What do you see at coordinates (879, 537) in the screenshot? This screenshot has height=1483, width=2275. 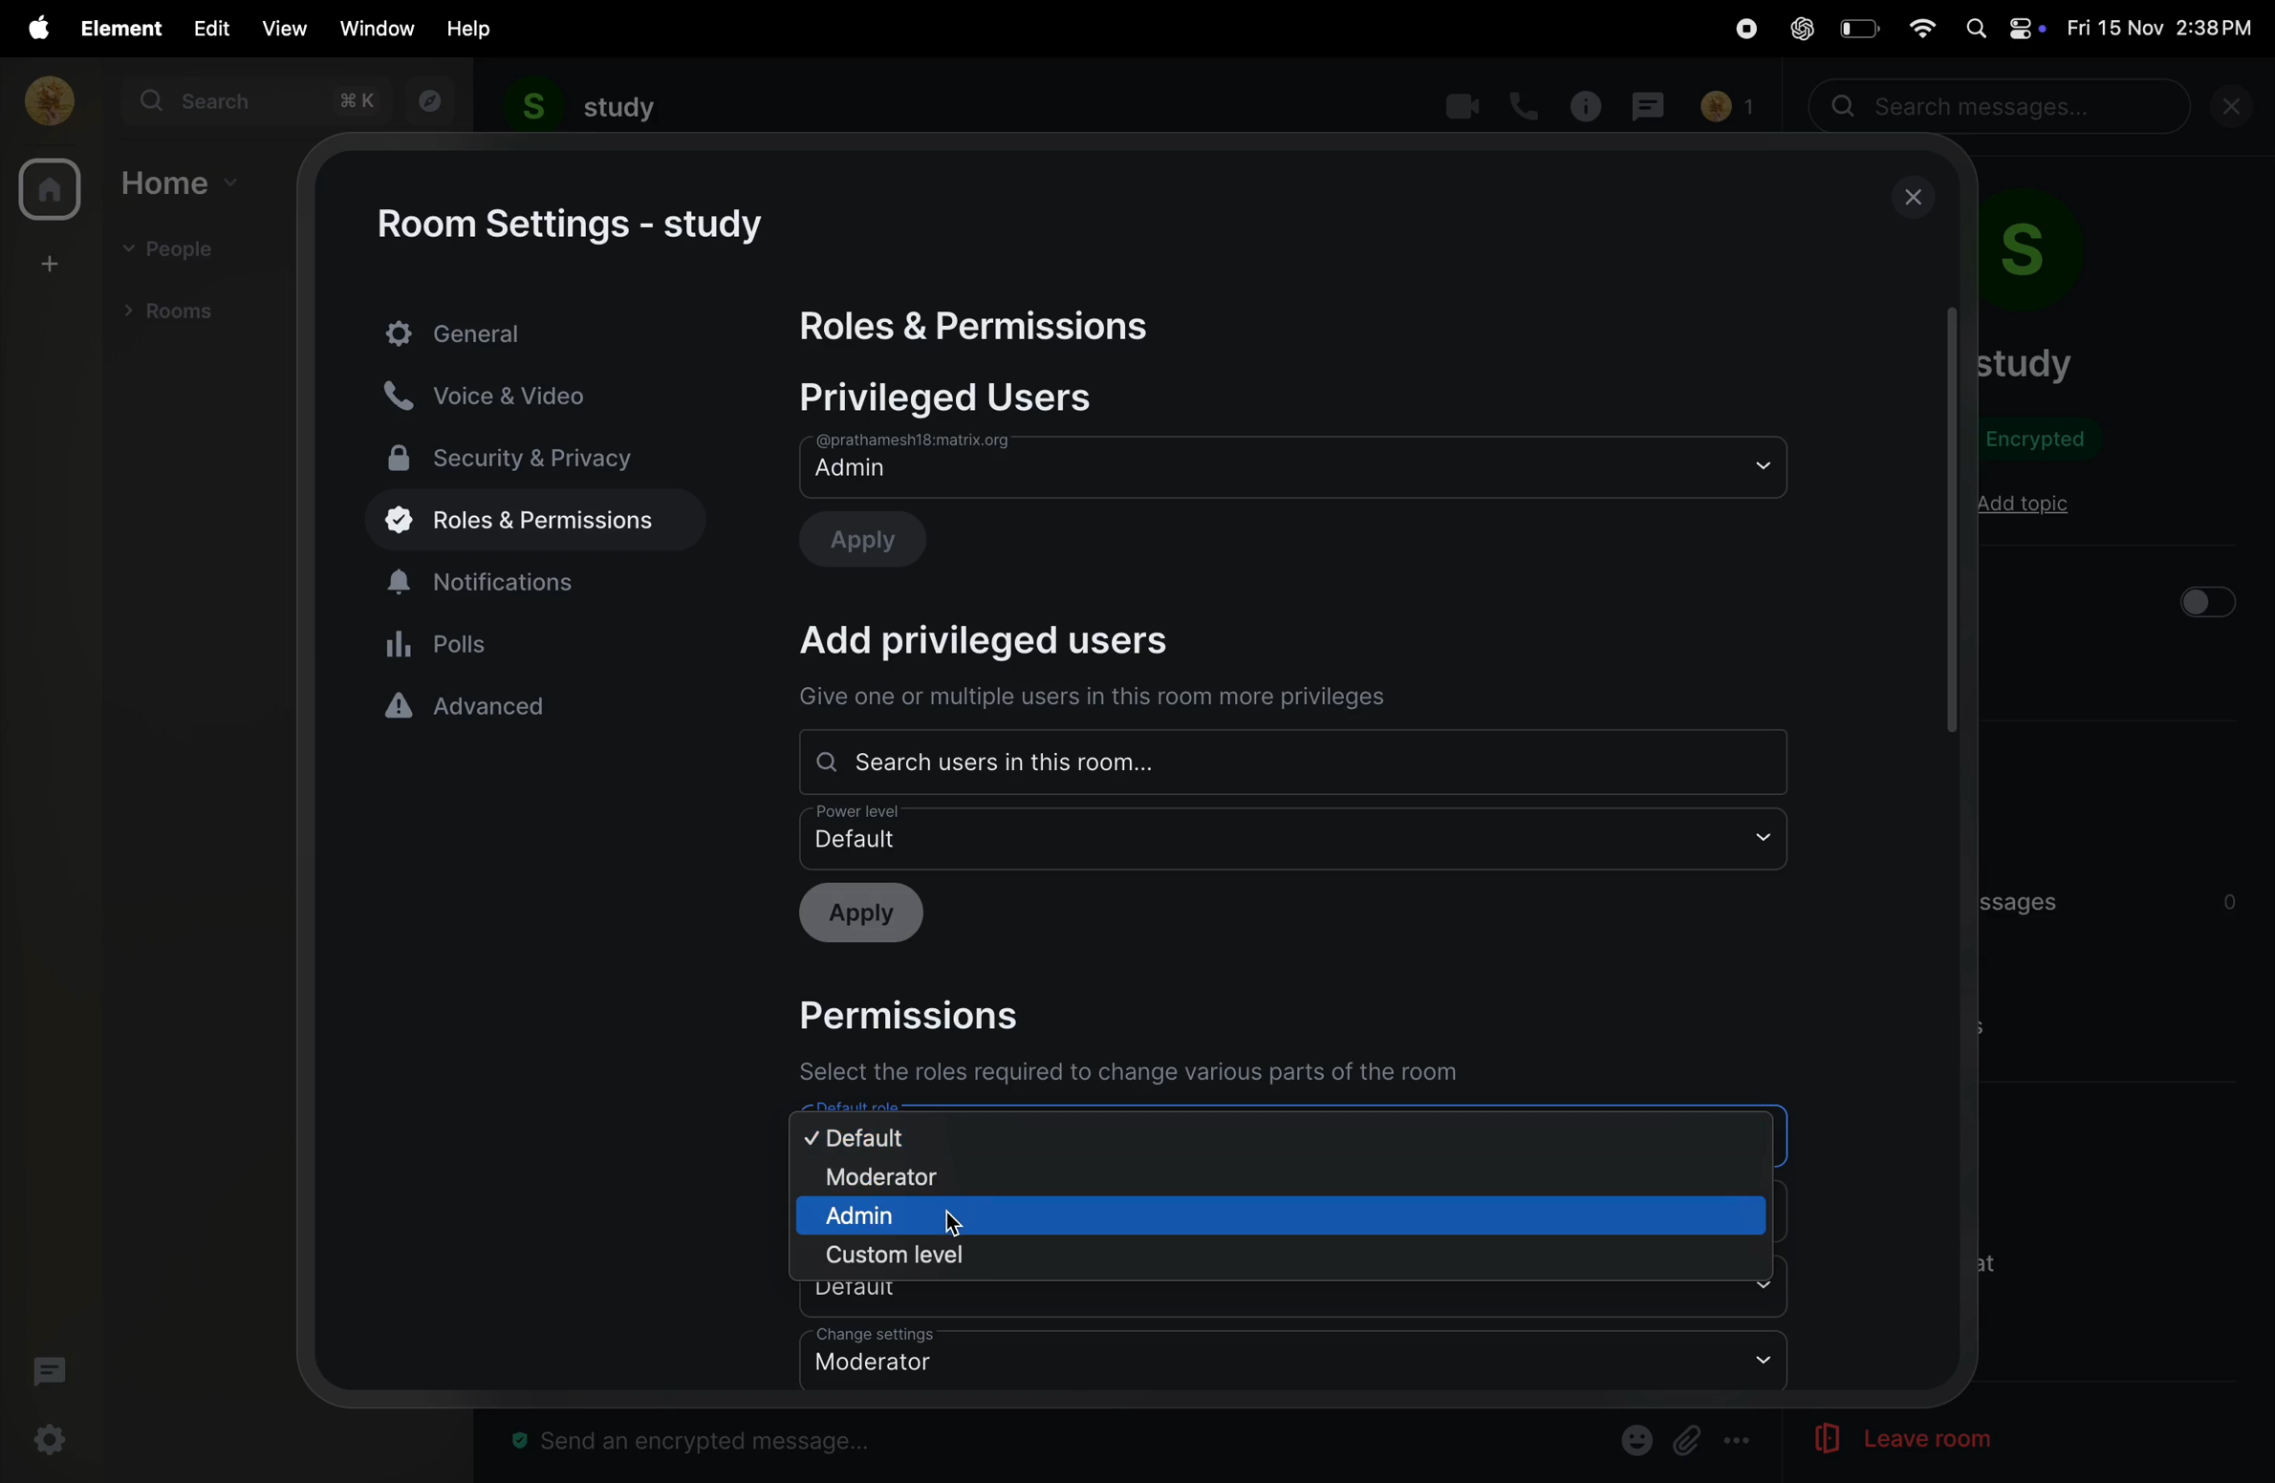 I see `Apply` at bounding box center [879, 537].